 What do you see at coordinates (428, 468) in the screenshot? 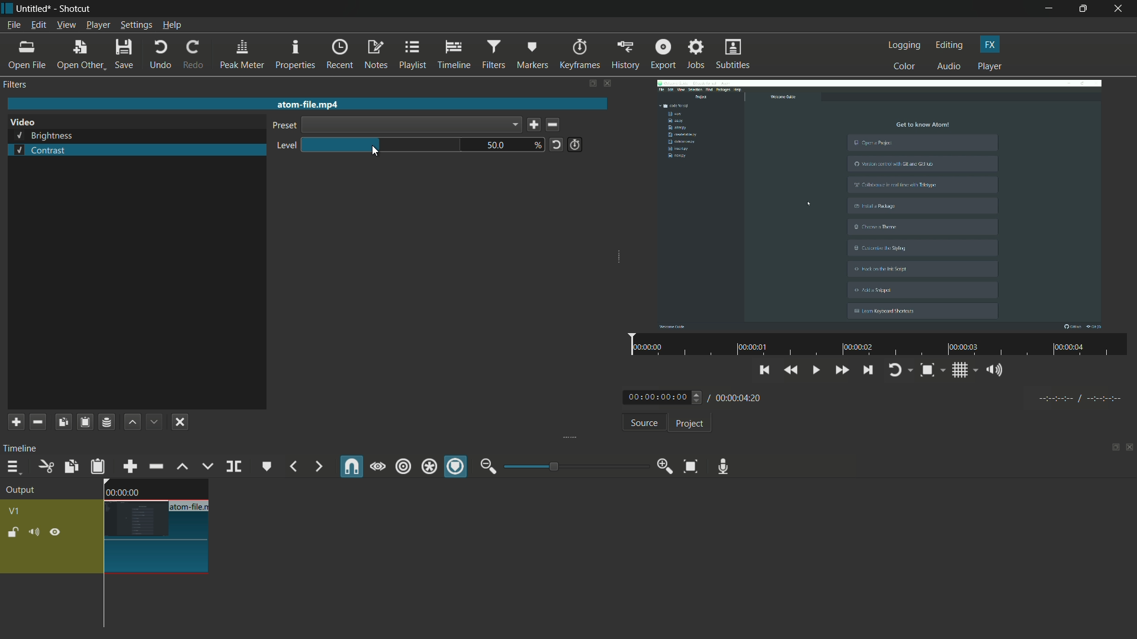
I see `ripple all tracks` at bounding box center [428, 468].